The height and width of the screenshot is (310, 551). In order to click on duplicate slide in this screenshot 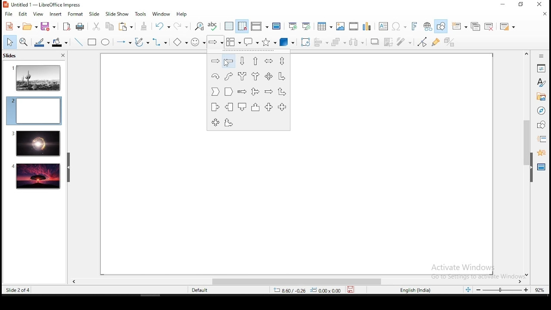, I will do `click(477, 27)`.